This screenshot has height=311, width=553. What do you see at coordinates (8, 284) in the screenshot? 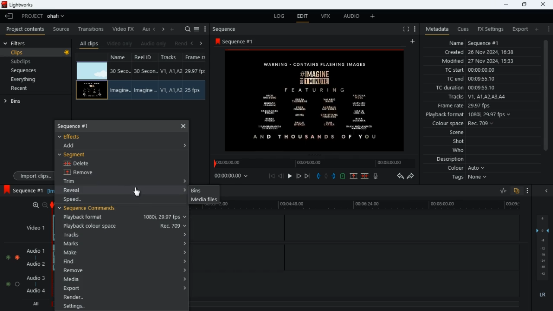
I see `toggle` at bounding box center [8, 284].